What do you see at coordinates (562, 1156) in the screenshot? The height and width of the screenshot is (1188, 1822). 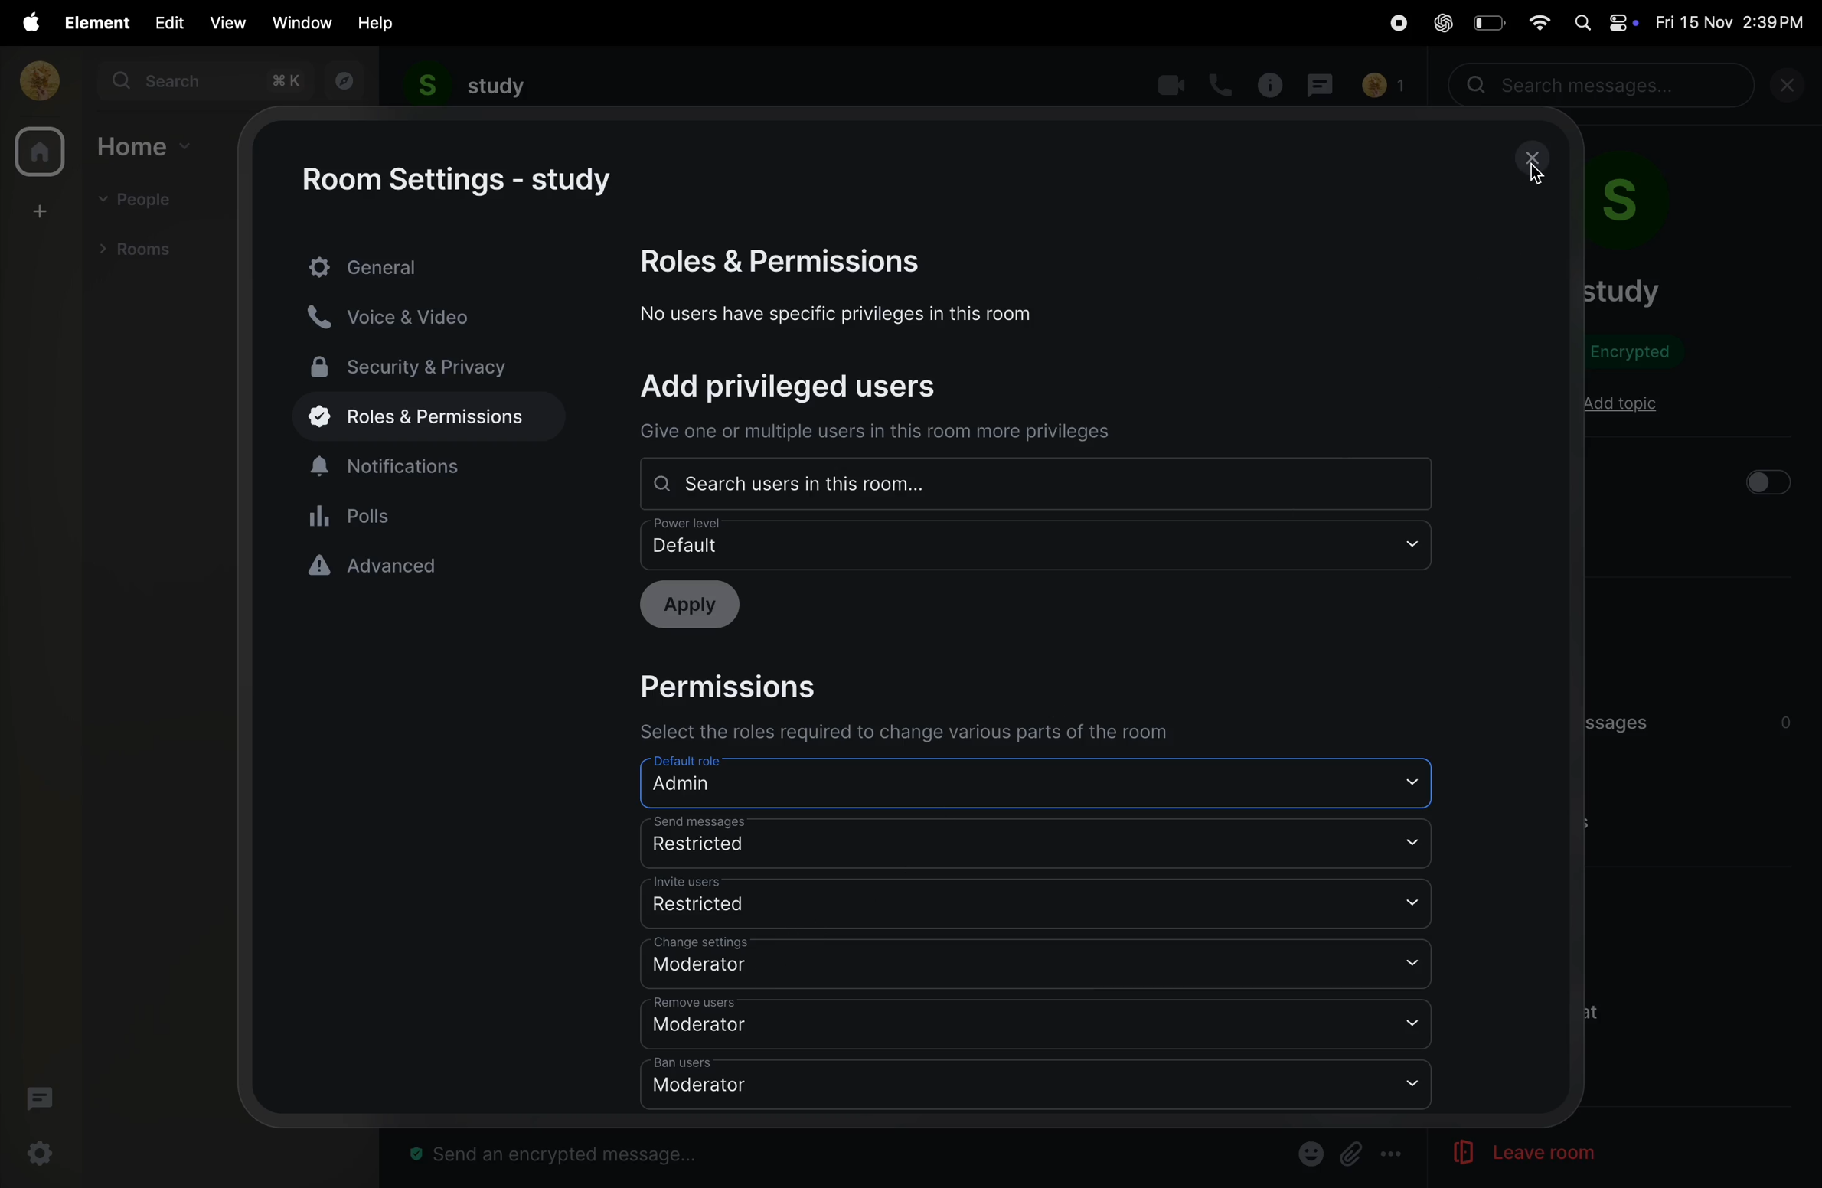 I see `message bar` at bounding box center [562, 1156].